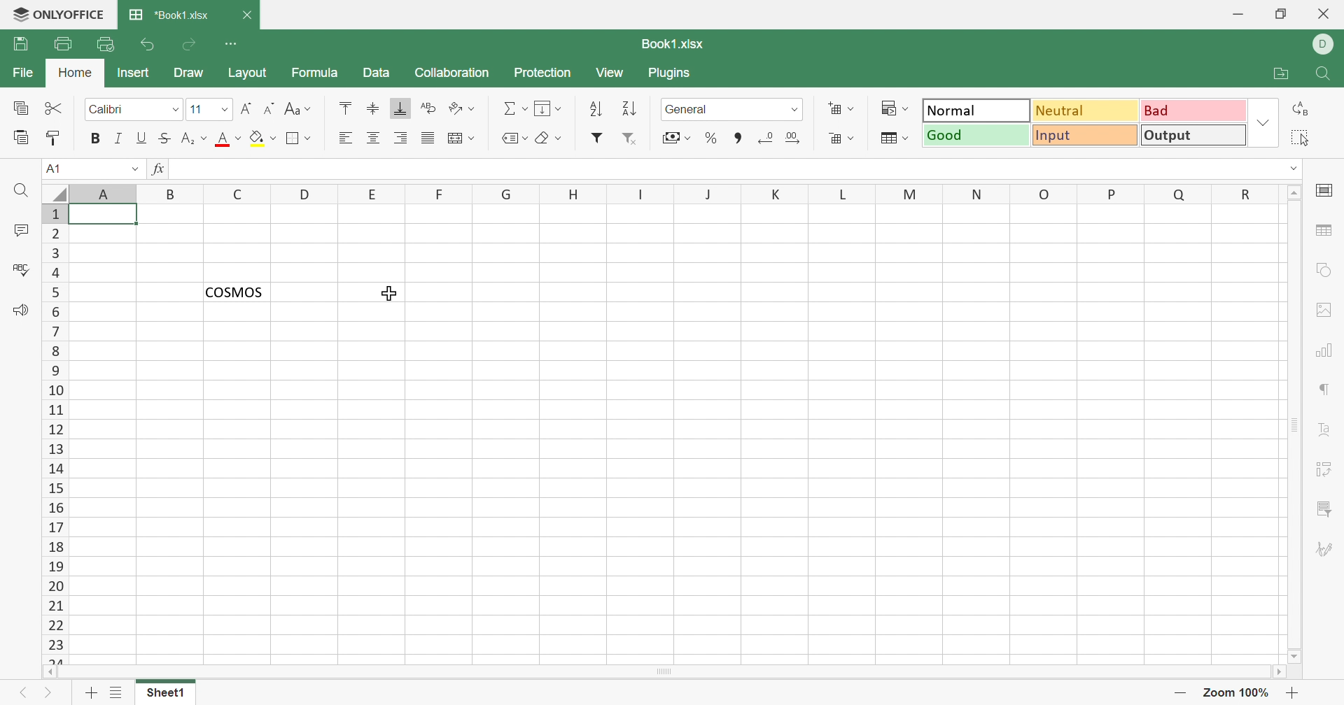 Image resolution: width=1344 pixels, height=705 pixels. I want to click on Superscript / subscript, so click(195, 139).